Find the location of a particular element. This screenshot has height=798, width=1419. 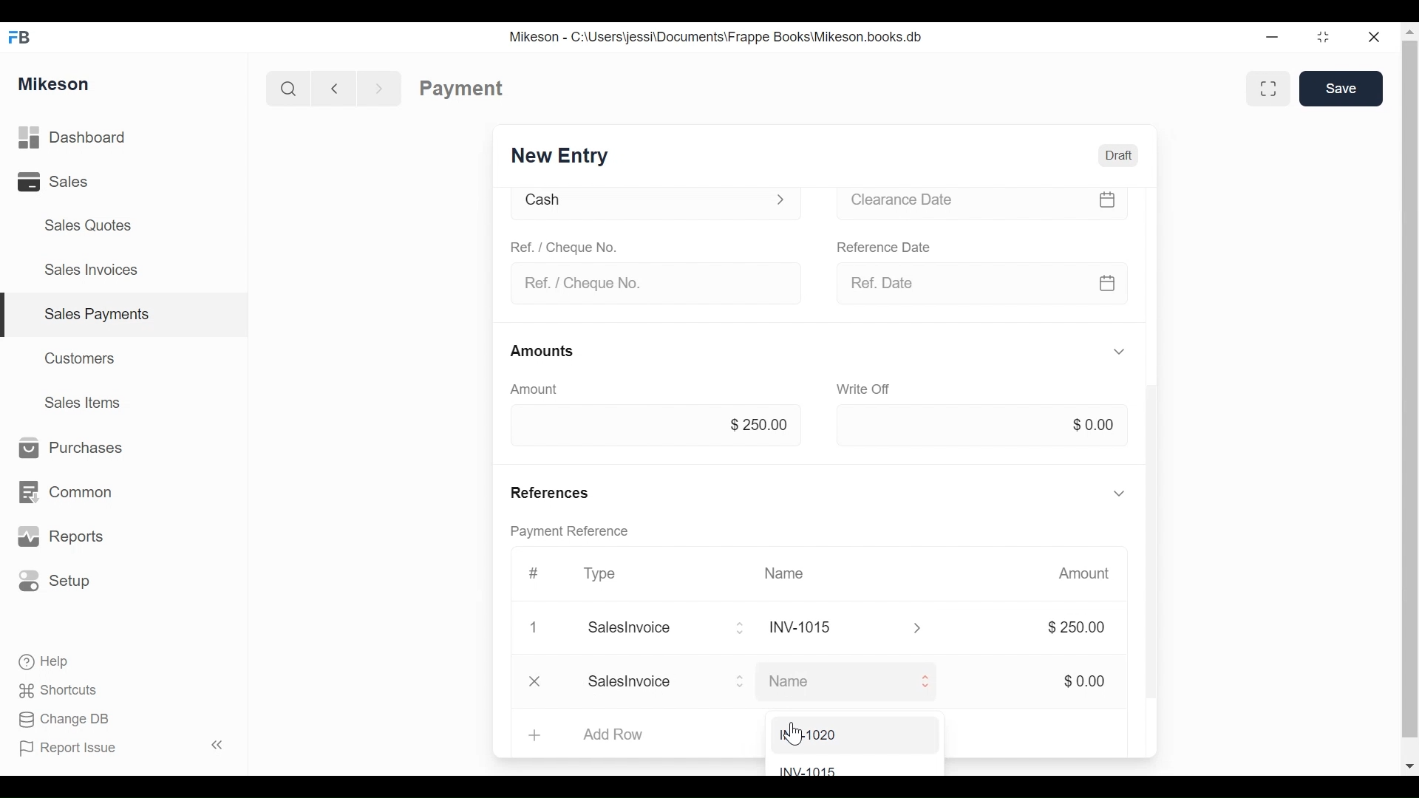

Forward is located at coordinates (384, 87).